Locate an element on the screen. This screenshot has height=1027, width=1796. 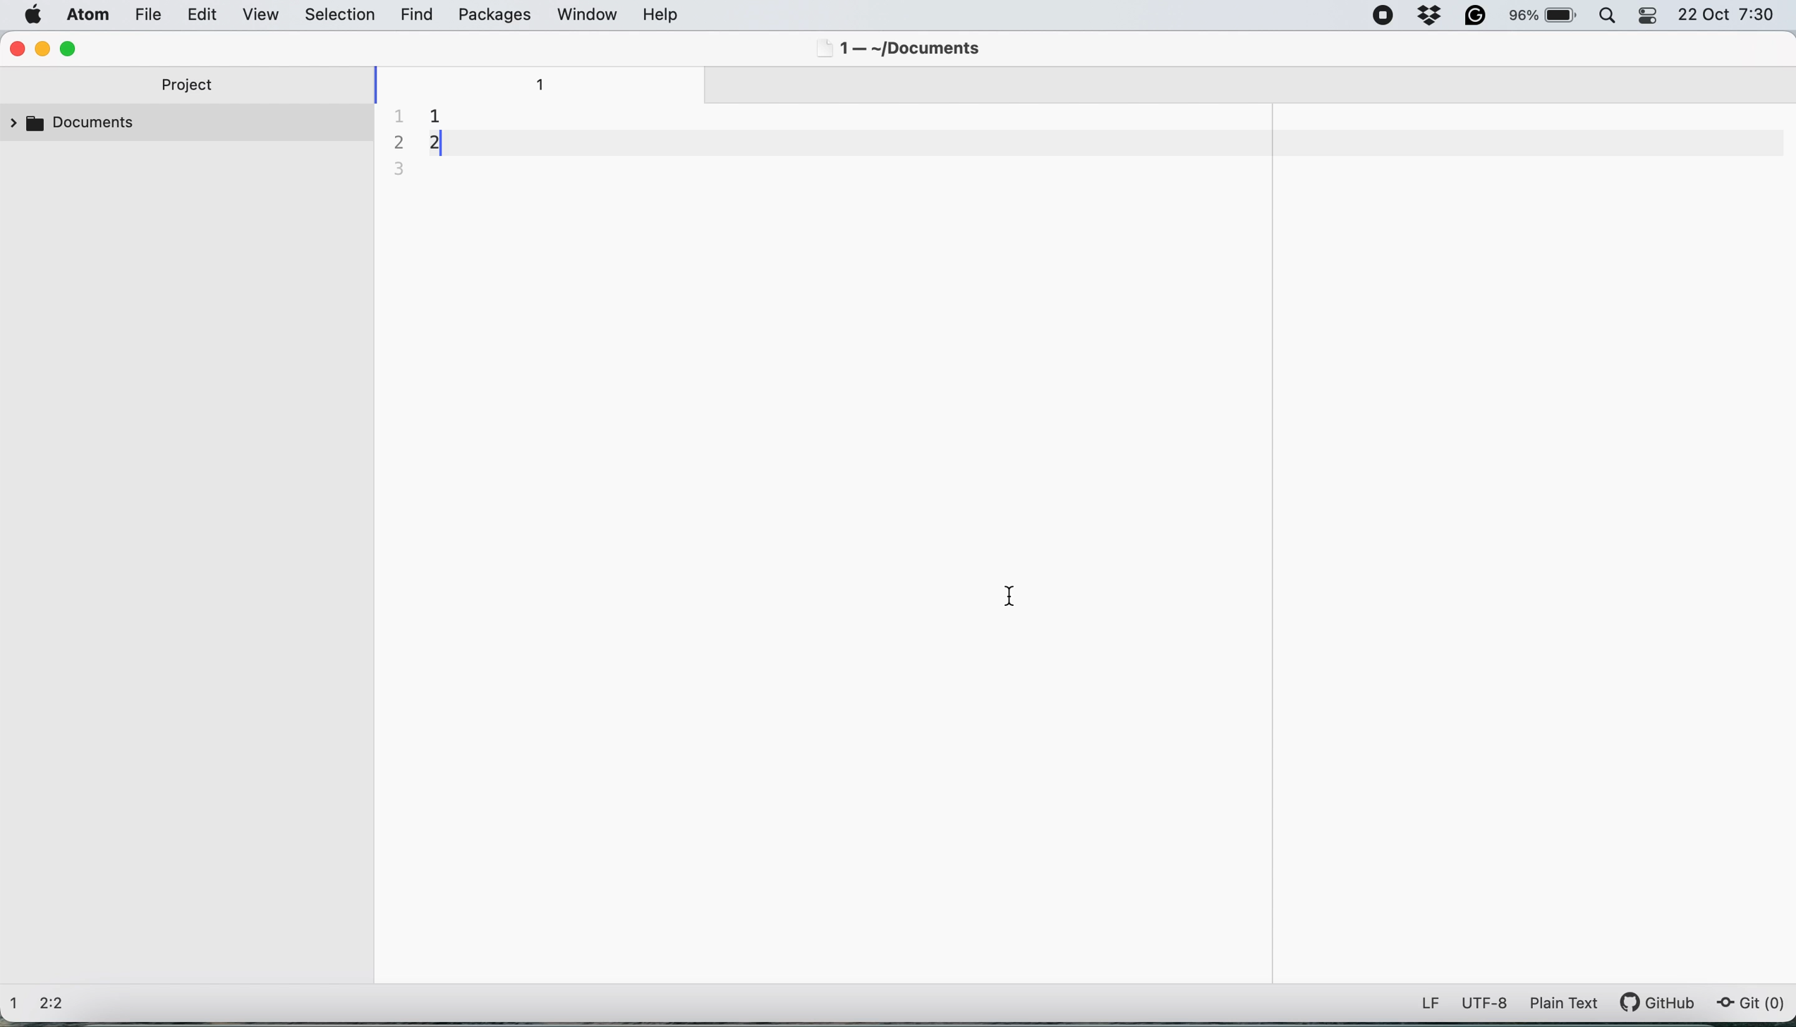
packages is located at coordinates (495, 16).